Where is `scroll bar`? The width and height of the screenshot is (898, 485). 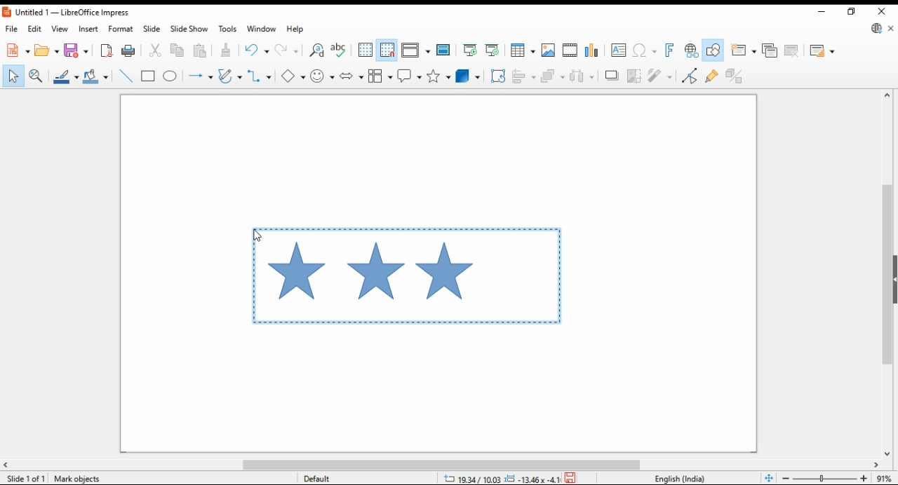
scroll bar is located at coordinates (887, 273).